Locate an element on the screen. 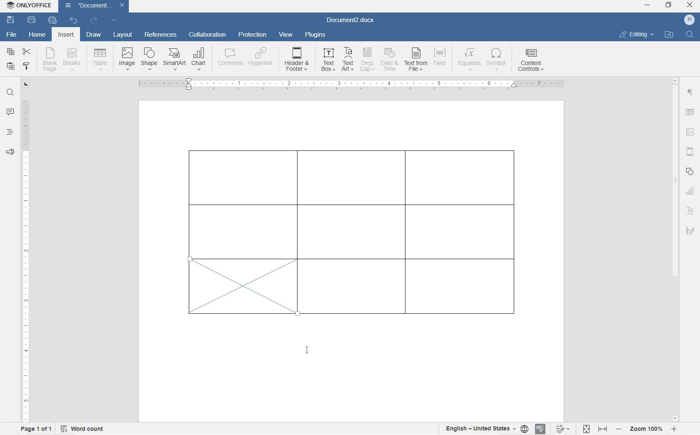  print is located at coordinates (32, 20).